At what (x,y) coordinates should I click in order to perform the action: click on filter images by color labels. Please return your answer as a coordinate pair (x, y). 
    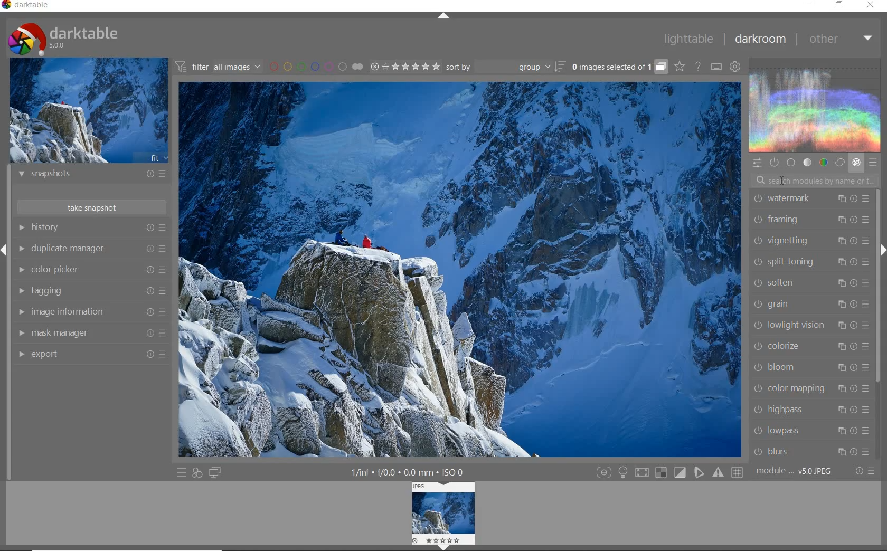
    Looking at the image, I should click on (316, 66).